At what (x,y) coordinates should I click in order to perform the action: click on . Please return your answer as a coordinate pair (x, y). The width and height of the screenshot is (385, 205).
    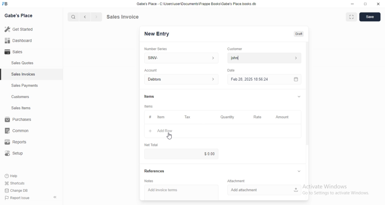
    Looking at the image, I should click on (150, 96).